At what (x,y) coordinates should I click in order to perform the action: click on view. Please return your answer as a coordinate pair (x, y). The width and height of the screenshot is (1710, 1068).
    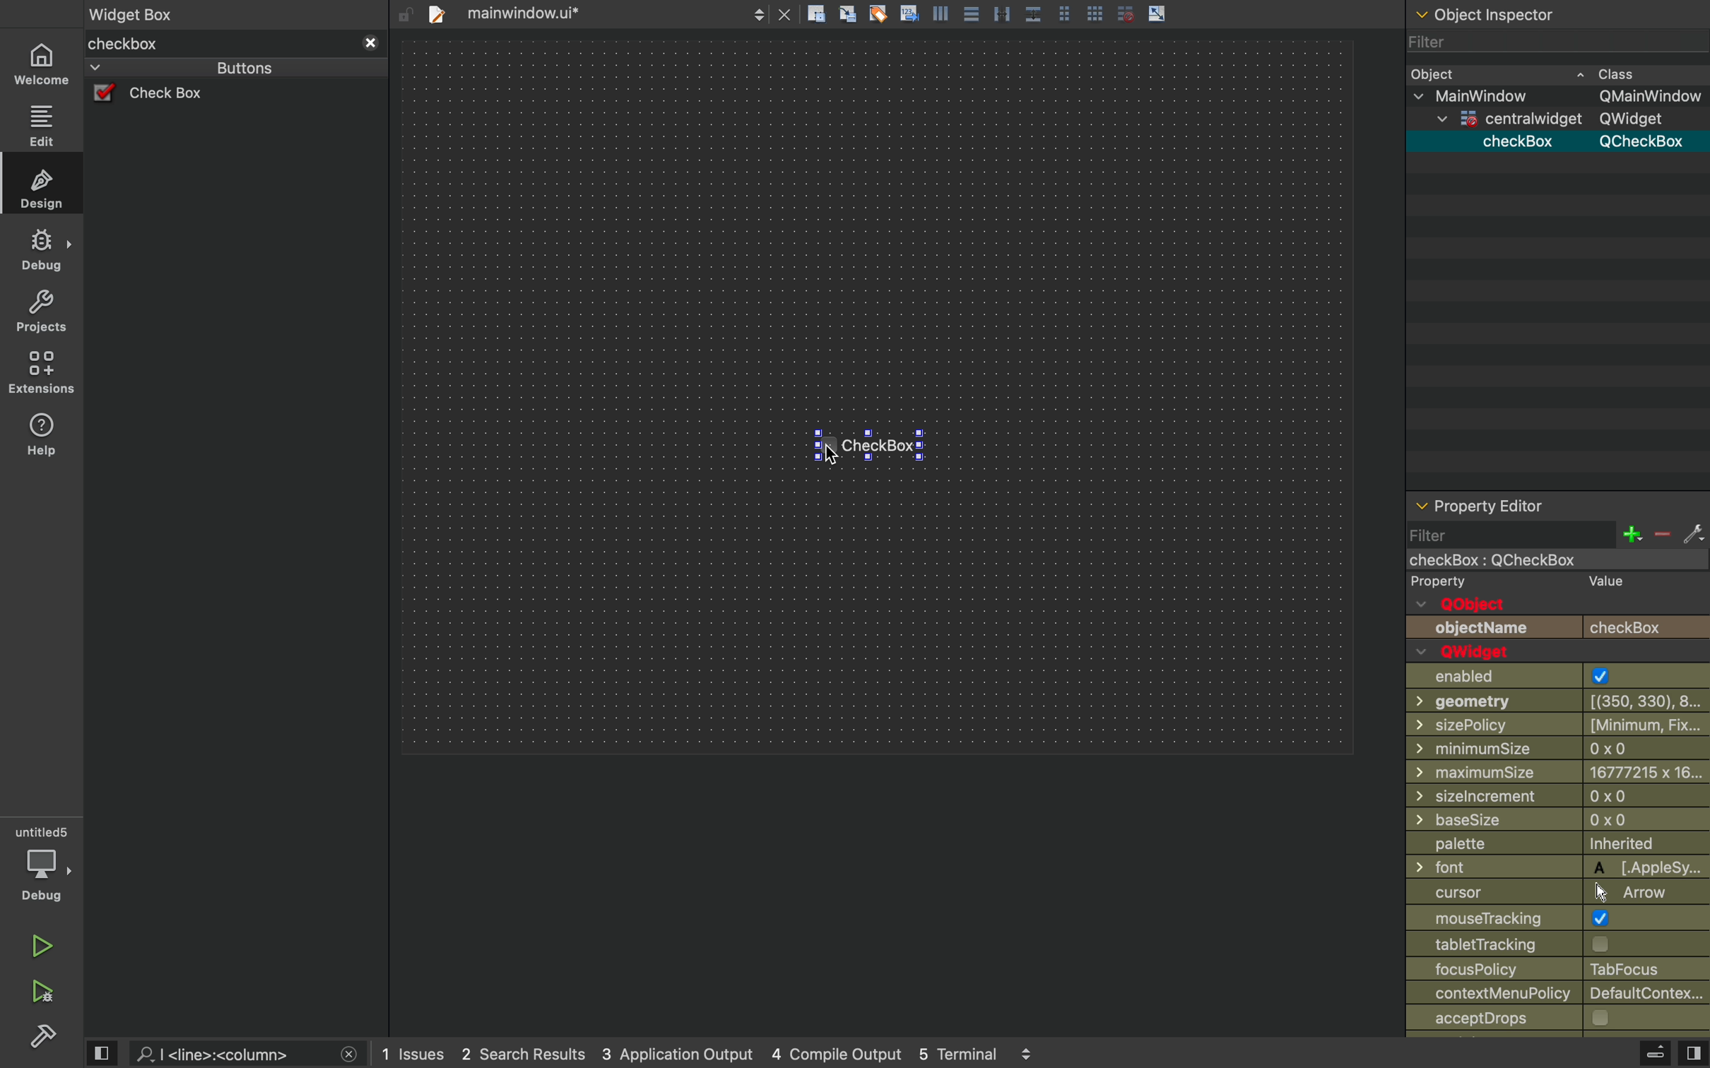
    Looking at the image, I should click on (103, 1052).